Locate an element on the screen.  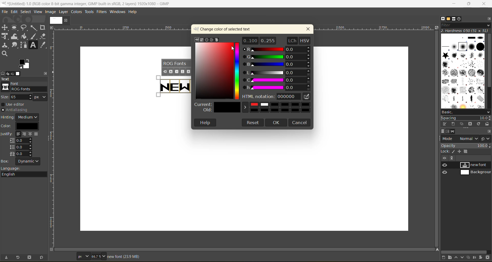
color scales is located at coordinates (276, 64).